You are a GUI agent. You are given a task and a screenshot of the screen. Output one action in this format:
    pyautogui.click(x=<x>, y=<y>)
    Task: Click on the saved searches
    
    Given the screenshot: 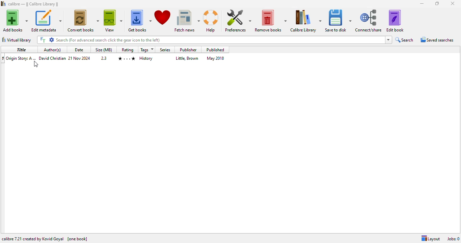 What is the action you would take?
    pyautogui.click(x=437, y=39)
    